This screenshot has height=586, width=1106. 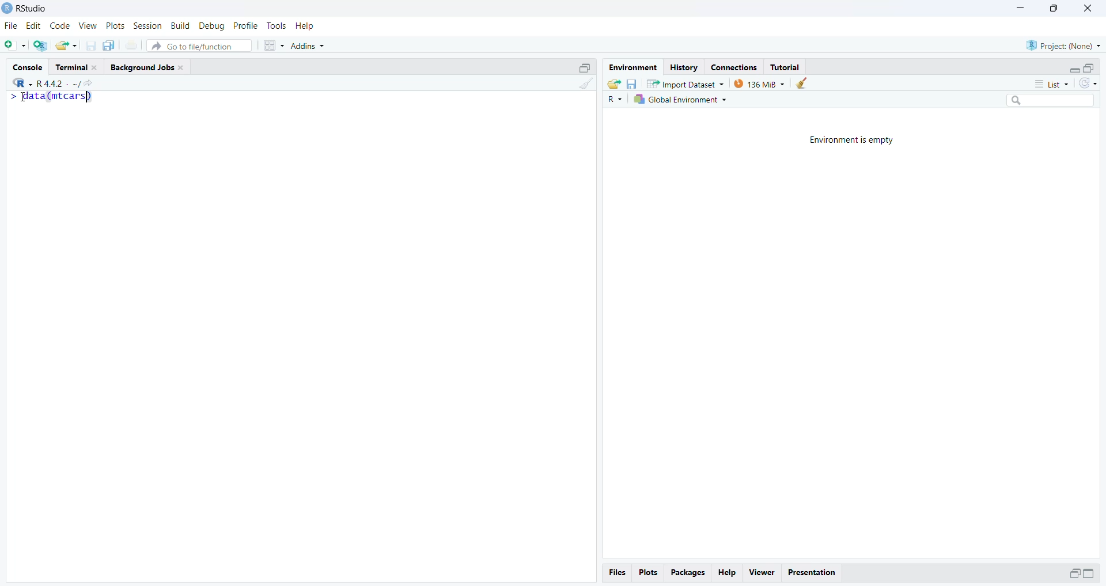 I want to click on Load workspace, so click(x=612, y=83).